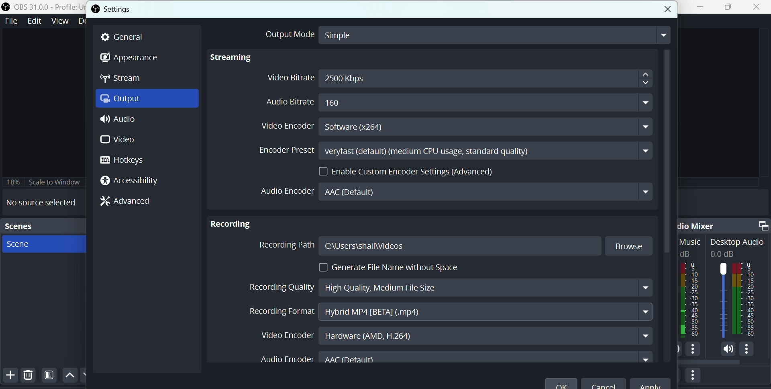 This screenshot has width=771, height=389. I want to click on View, so click(59, 21).